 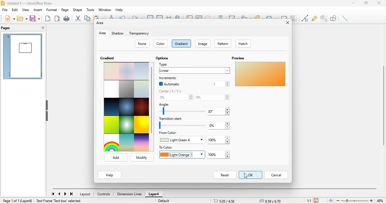 What do you see at coordinates (335, 18) in the screenshot?
I see `show draw function` at bounding box center [335, 18].